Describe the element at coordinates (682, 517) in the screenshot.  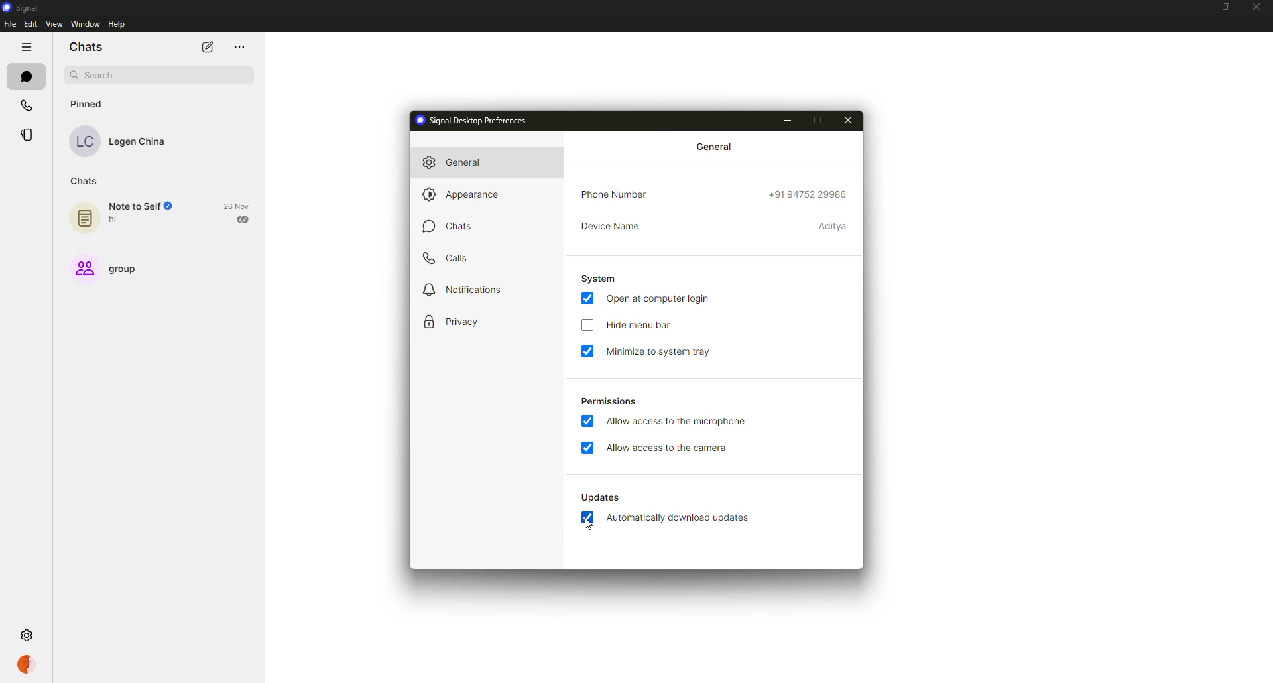
I see `automatically download updates` at that location.